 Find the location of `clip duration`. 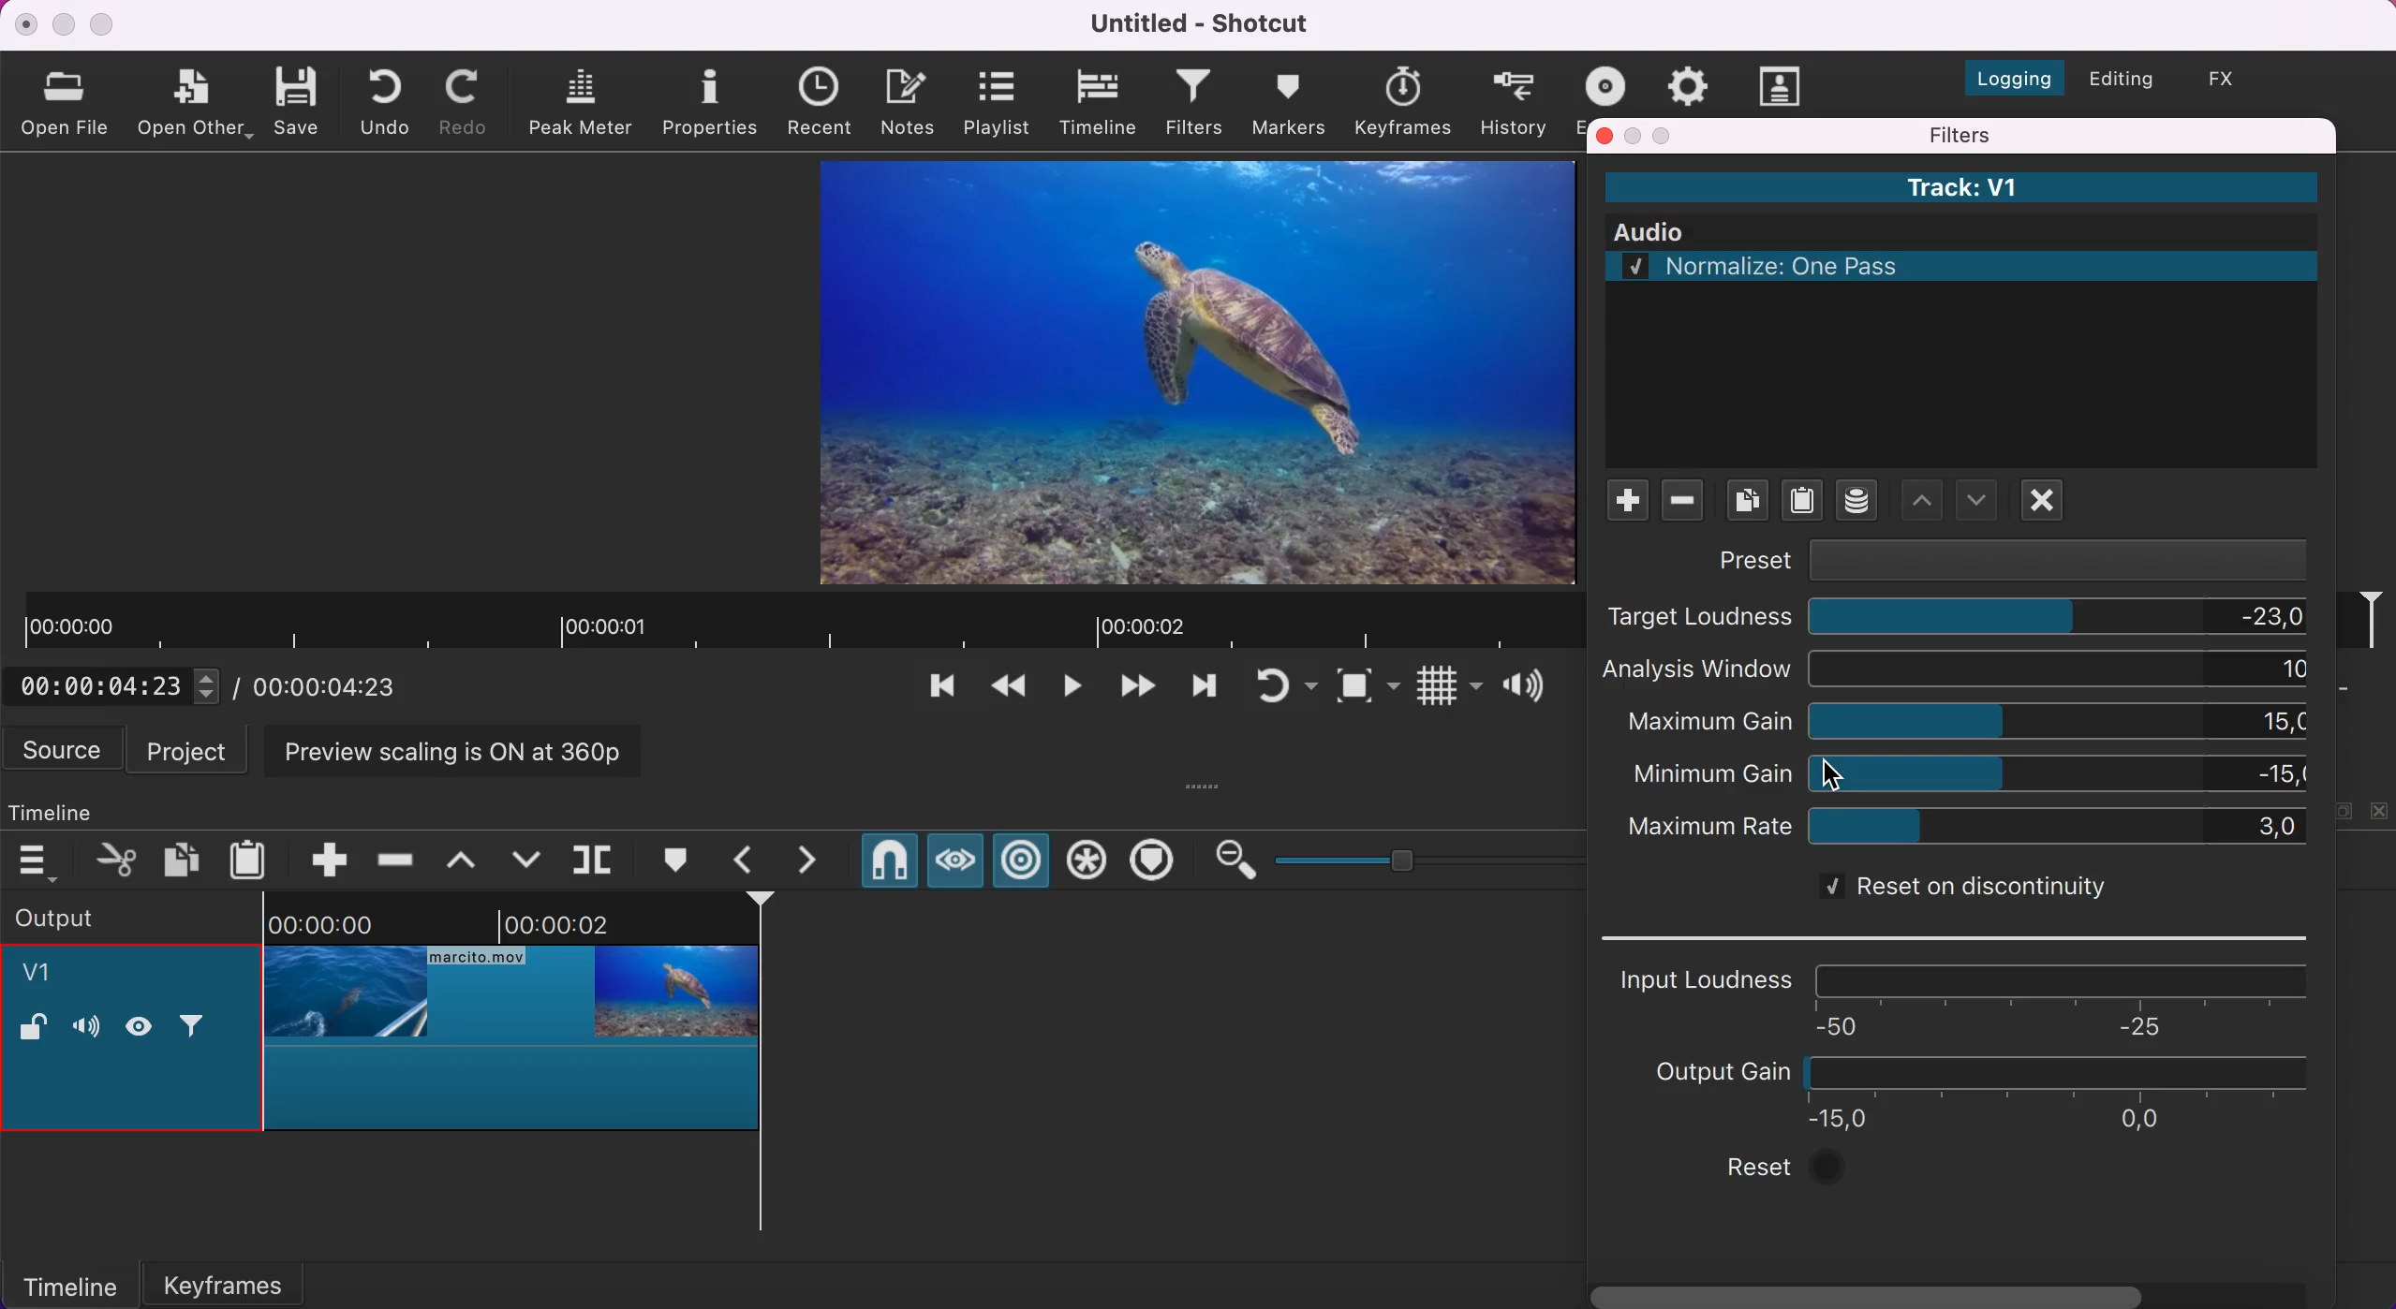

clip duration is located at coordinates (797, 623).